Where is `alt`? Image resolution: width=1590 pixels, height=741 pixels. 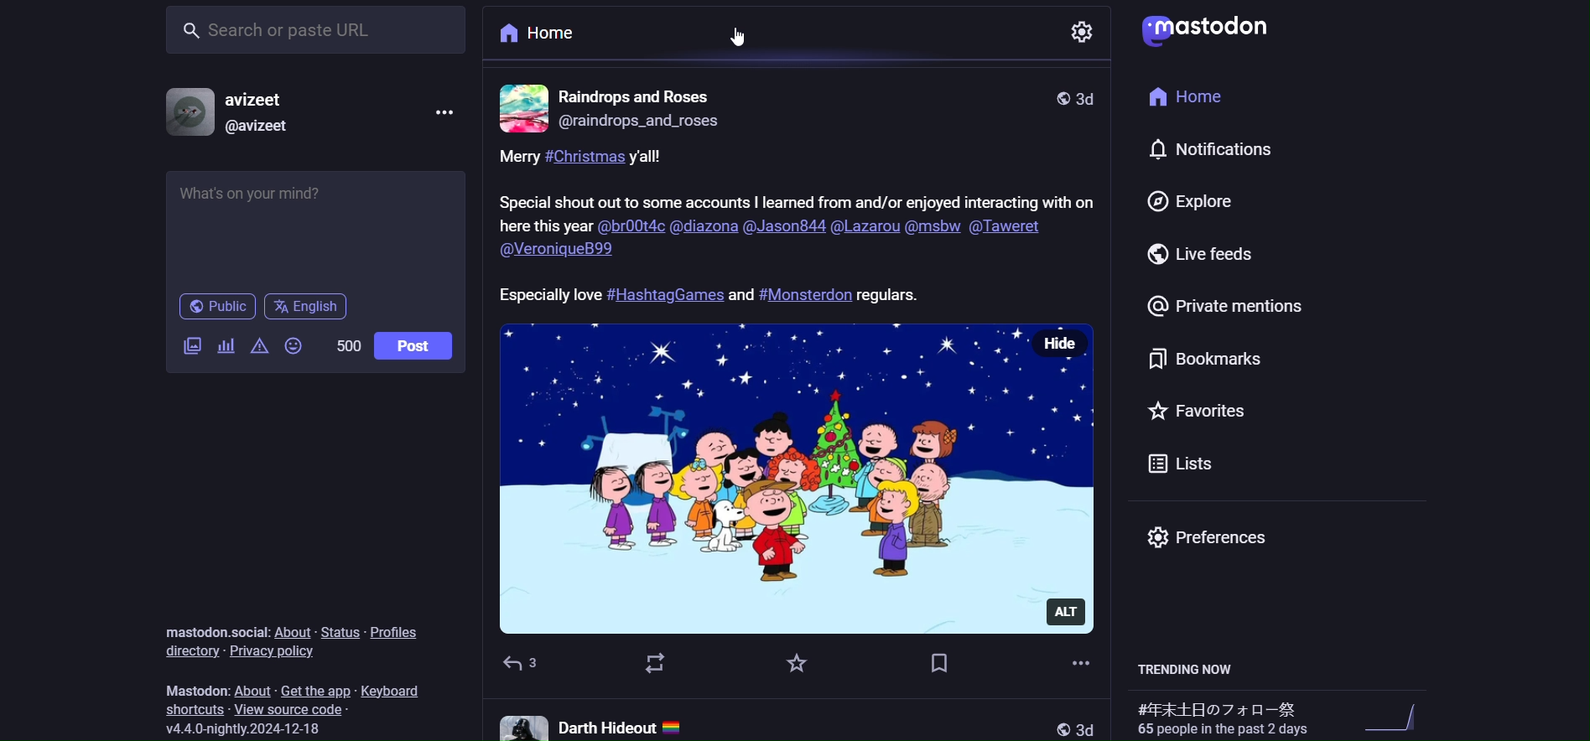 alt is located at coordinates (1065, 611).